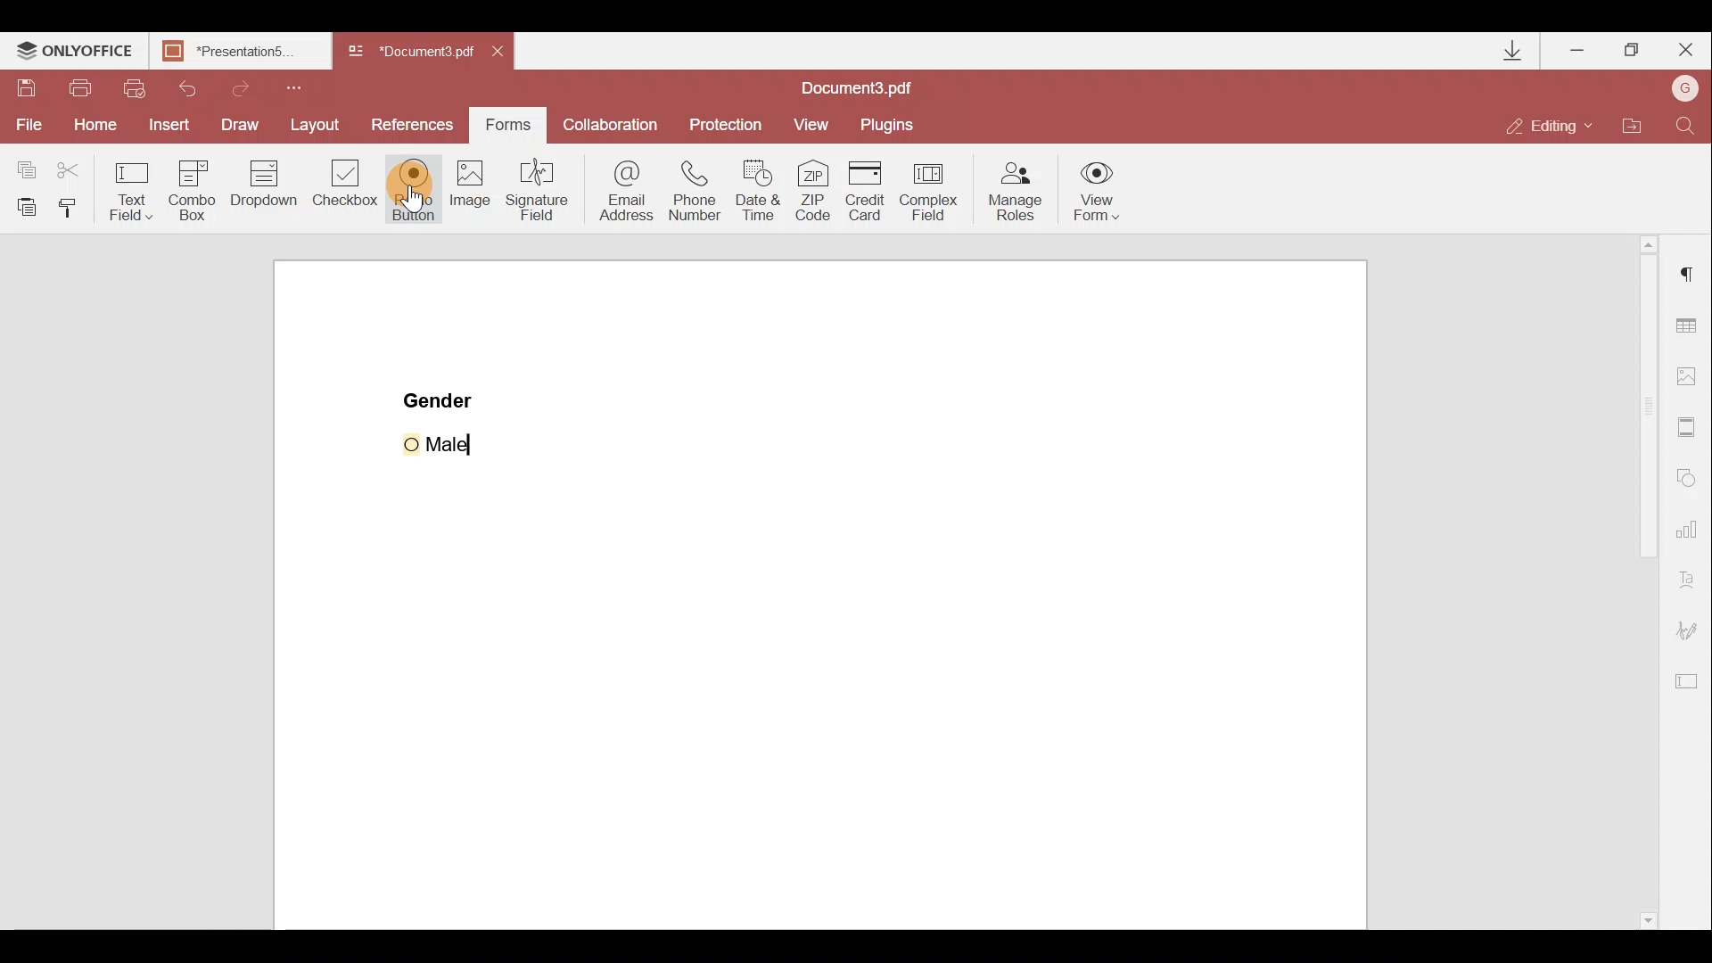  What do you see at coordinates (196, 86) in the screenshot?
I see `Undo` at bounding box center [196, 86].